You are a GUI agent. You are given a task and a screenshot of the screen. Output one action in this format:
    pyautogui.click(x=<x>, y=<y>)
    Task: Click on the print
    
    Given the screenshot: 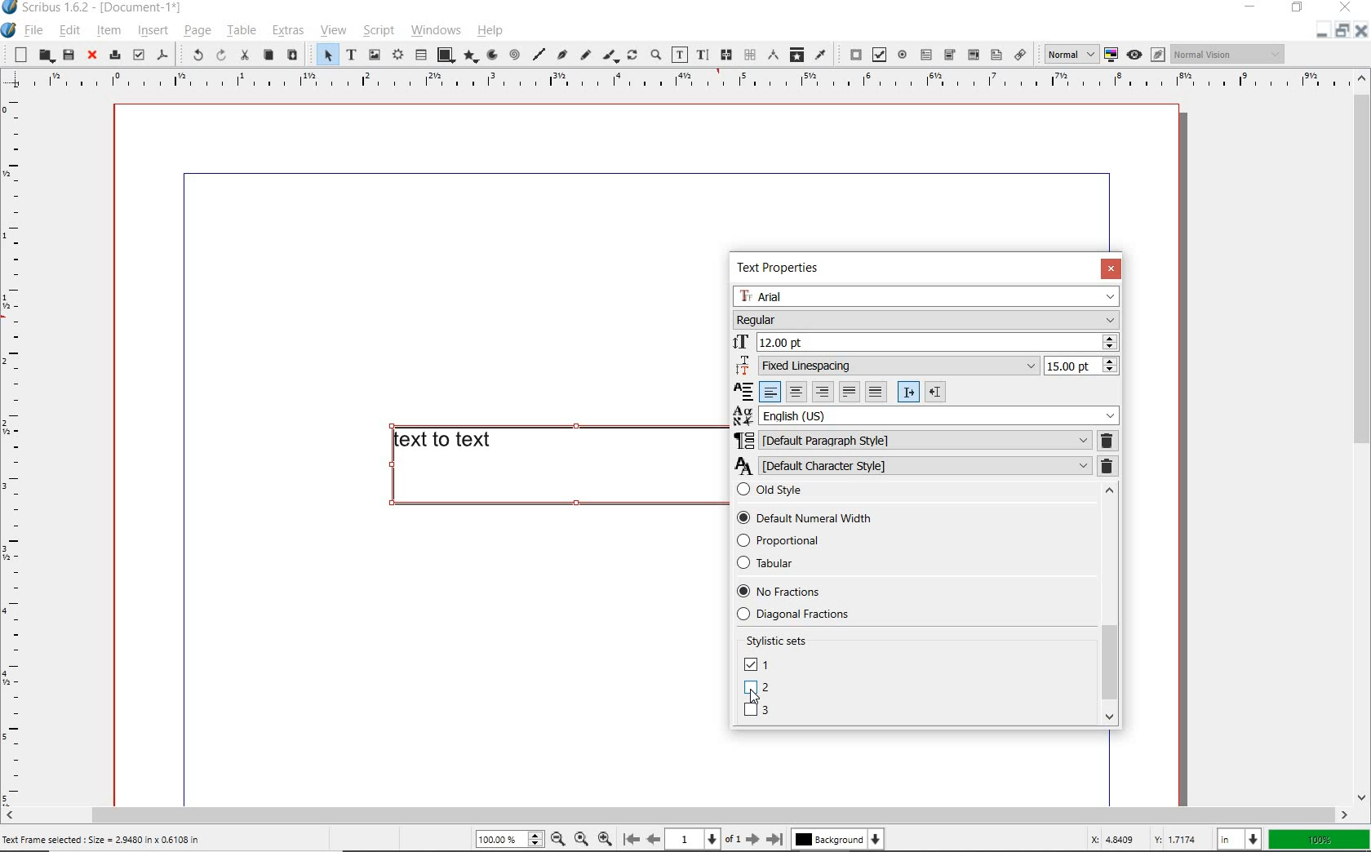 What is the action you would take?
    pyautogui.click(x=113, y=54)
    